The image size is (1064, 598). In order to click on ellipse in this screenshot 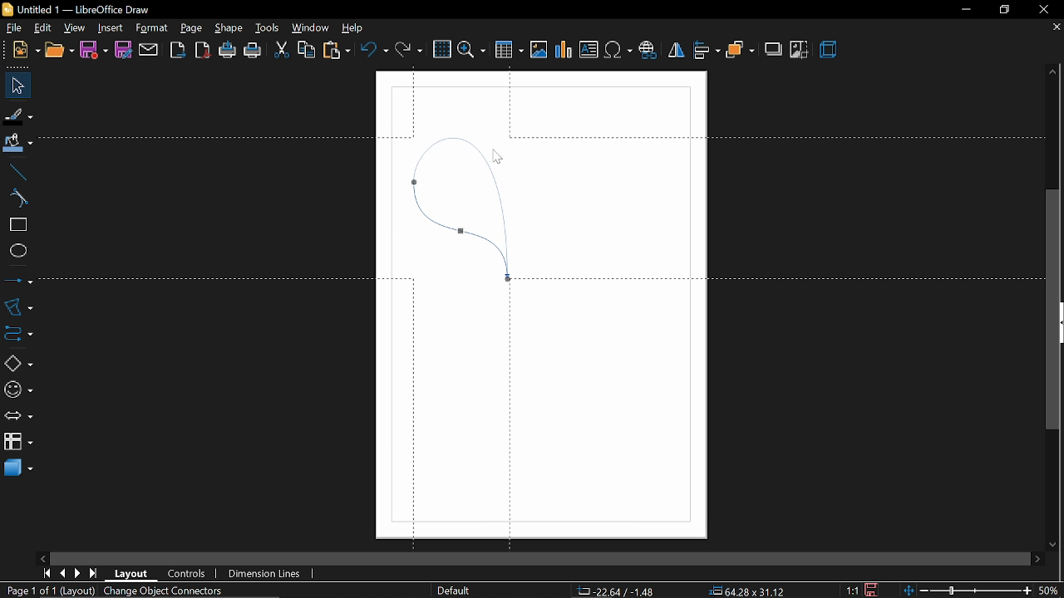, I will do `click(15, 249)`.